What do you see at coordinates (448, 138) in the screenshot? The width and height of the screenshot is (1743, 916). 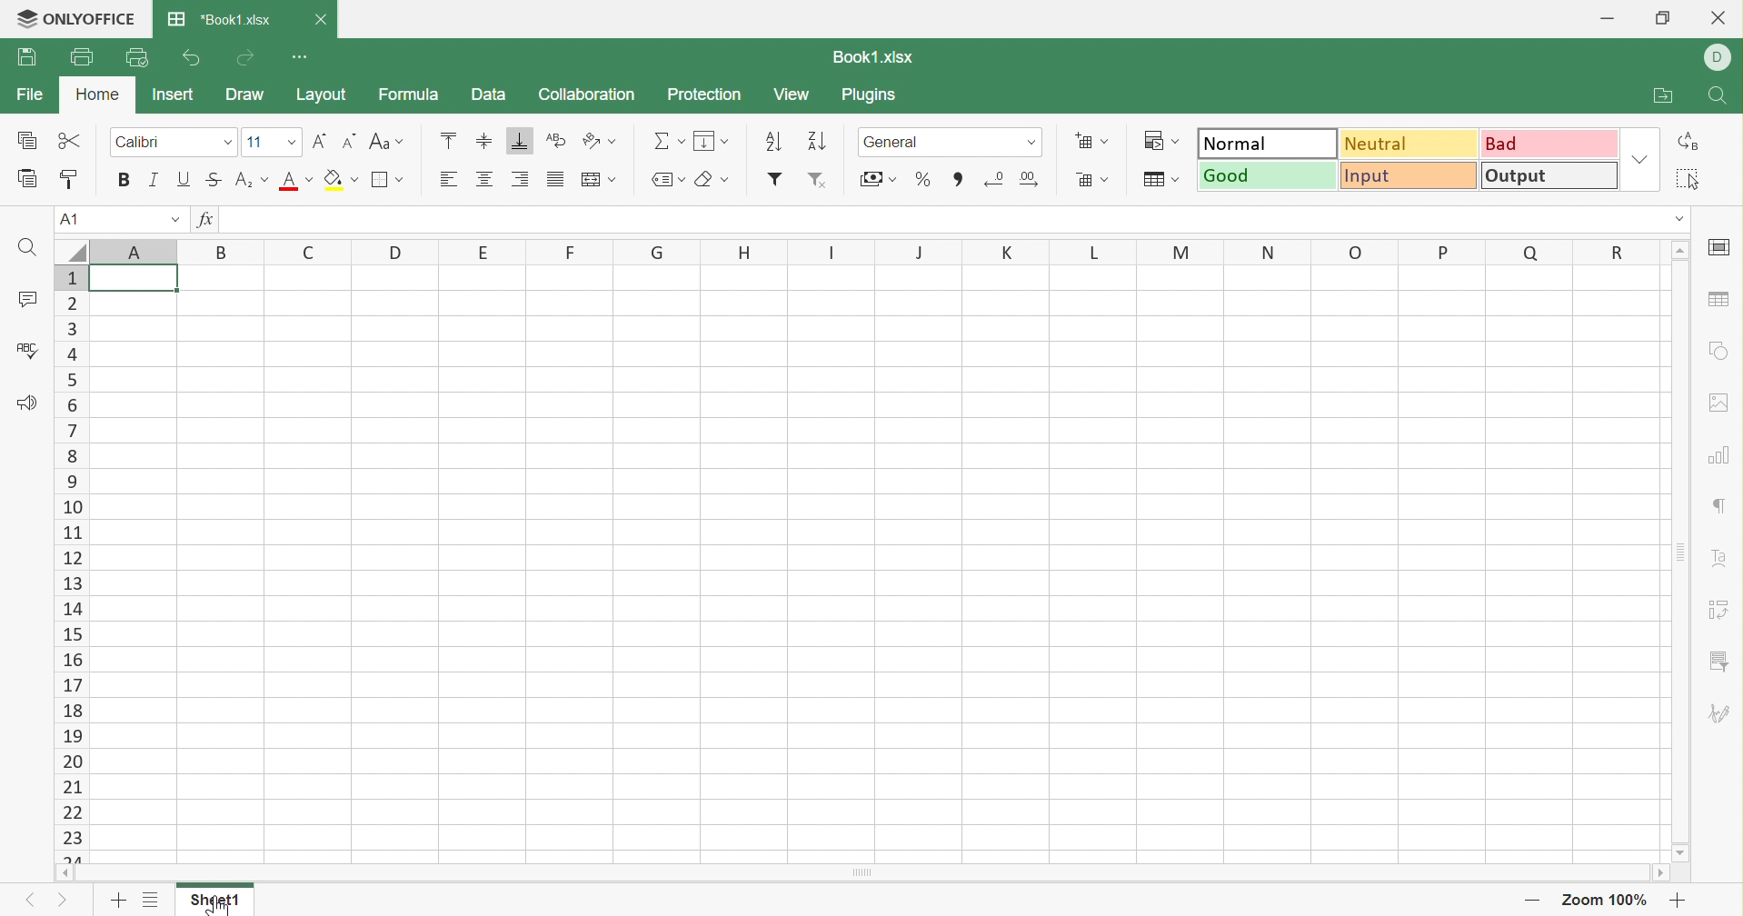 I see `Align Top` at bounding box center [448, 138].